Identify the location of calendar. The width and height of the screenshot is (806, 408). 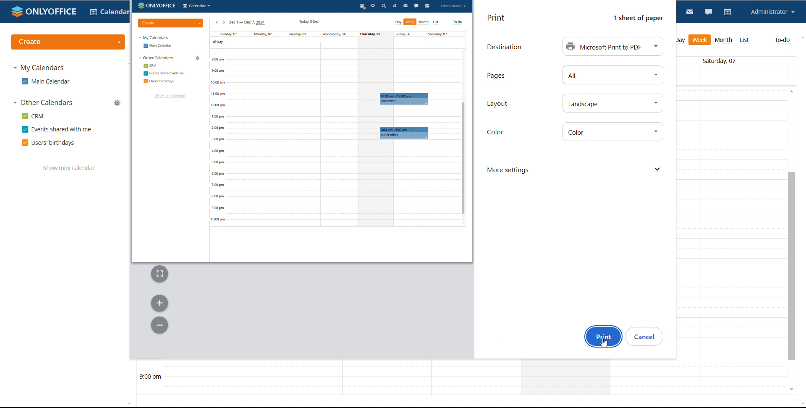
(729, 13).